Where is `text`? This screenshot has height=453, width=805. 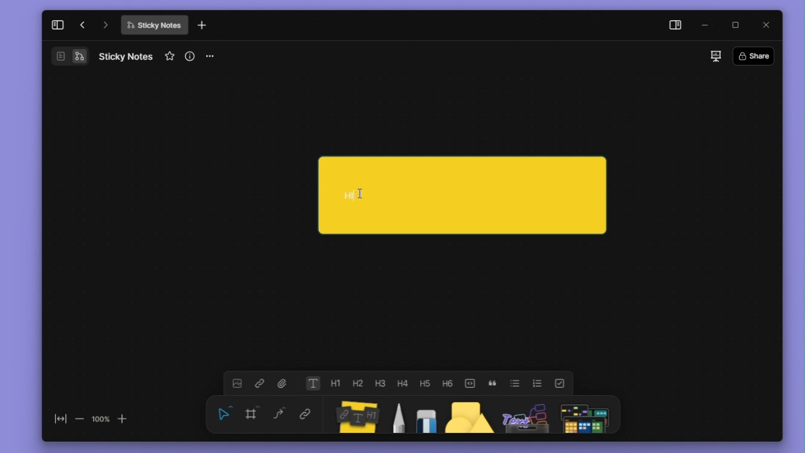 text is located at coordinates (315, 383).